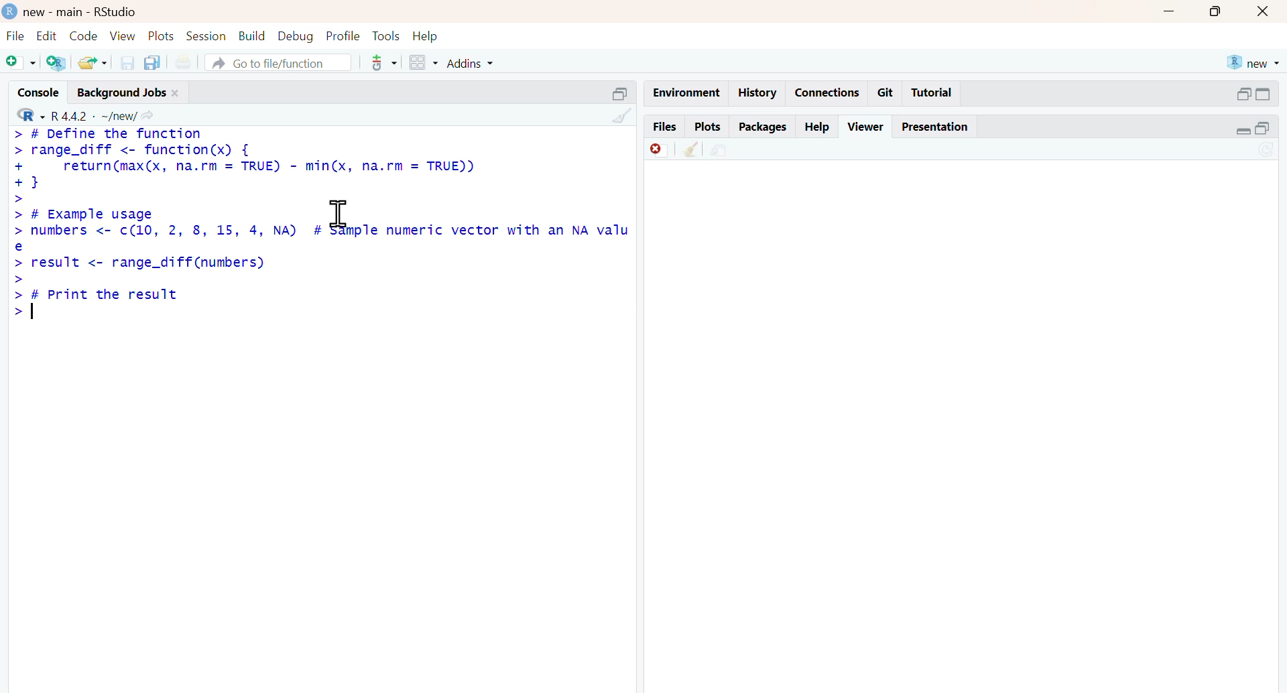 The height and width of the screenshot is (693, 1287). Describe the element at coordinates (42, 92) in the screenshot. I see `console` at that location.